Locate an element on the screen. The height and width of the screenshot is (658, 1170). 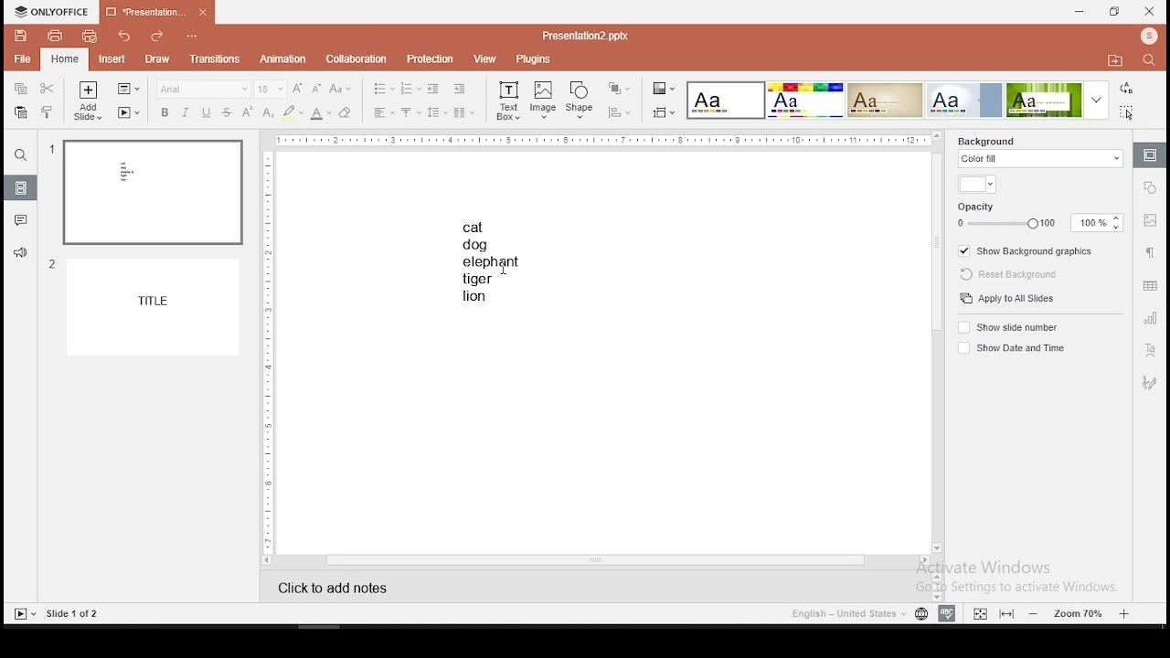
font size is located at coordinates (271, 89).